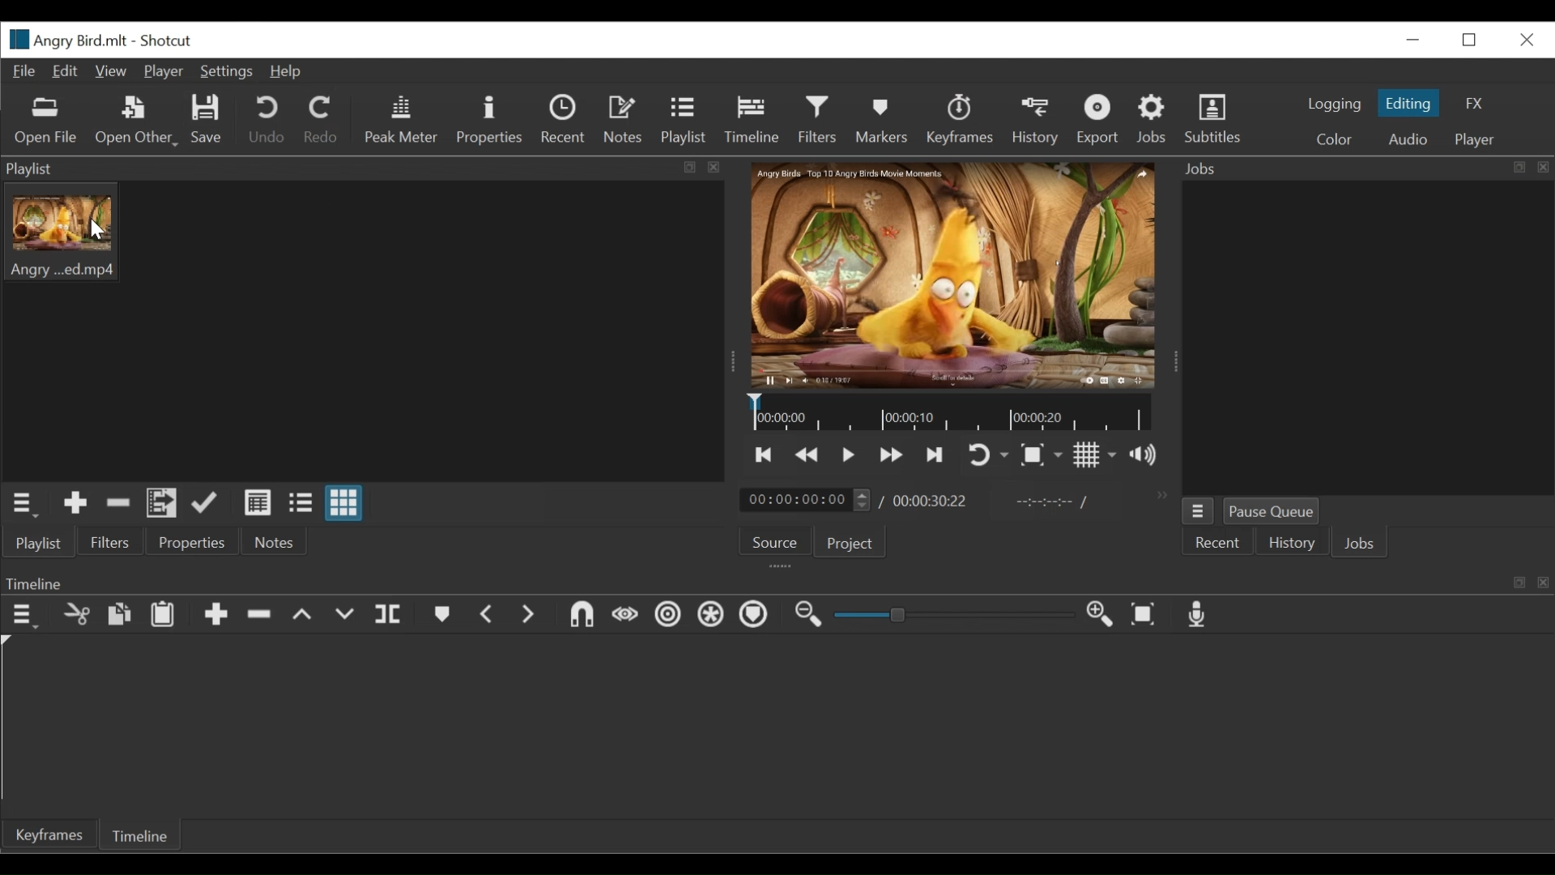 Image resolution: width=1555 pixels, height=875 pixels. I want to click on File, so click(26, 72).